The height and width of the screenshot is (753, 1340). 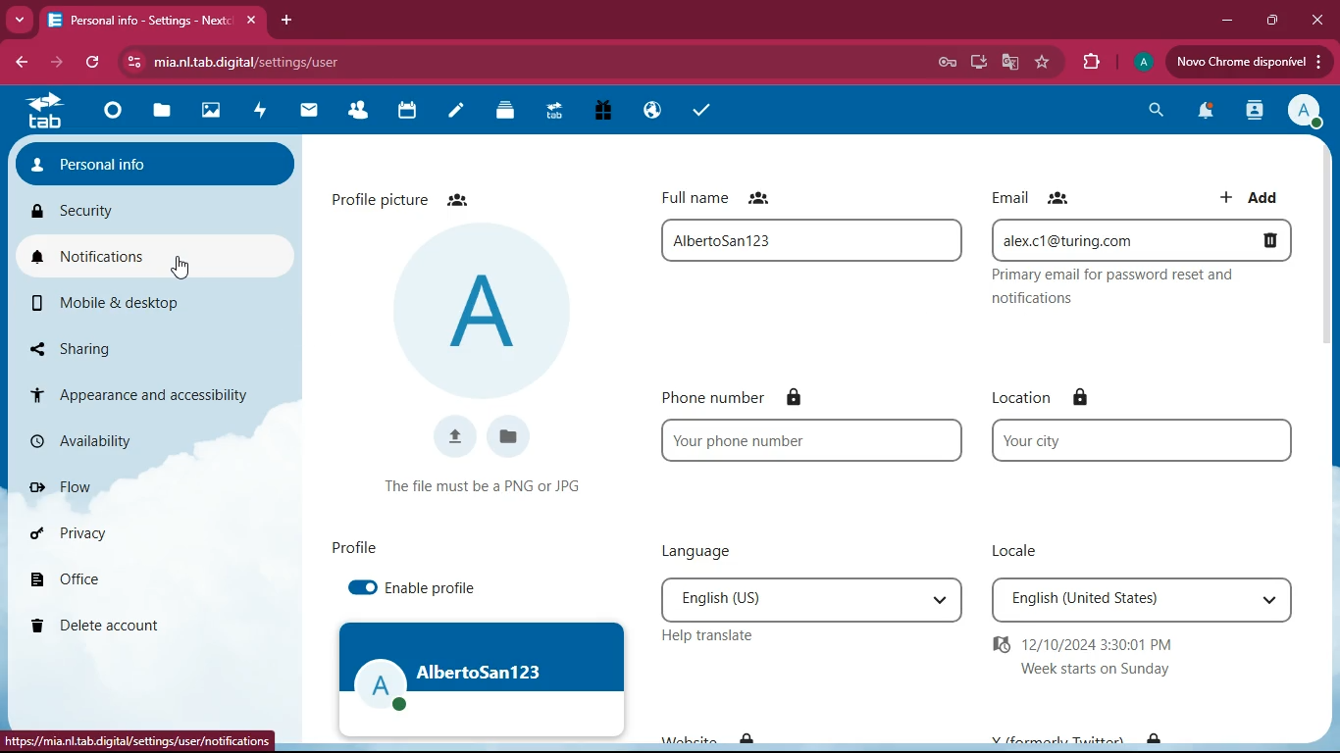 I want to click on langugage, so click(x=811, y=600).